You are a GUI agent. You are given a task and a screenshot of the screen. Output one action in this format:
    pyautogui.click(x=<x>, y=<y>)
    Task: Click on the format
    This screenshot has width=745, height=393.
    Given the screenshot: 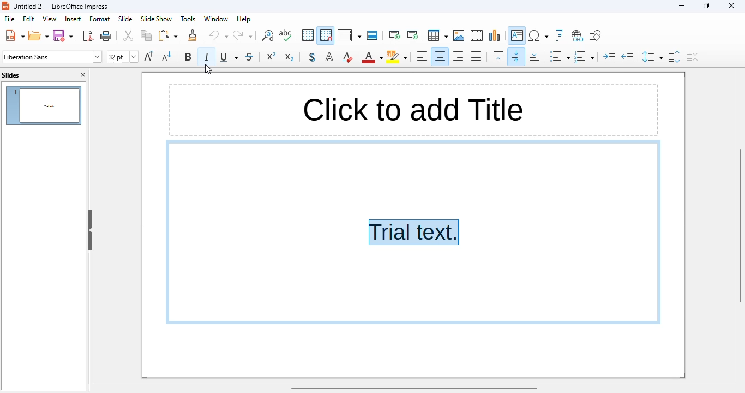 What is the action you would take?
    pyautogui.click(x=100, y=19)
    